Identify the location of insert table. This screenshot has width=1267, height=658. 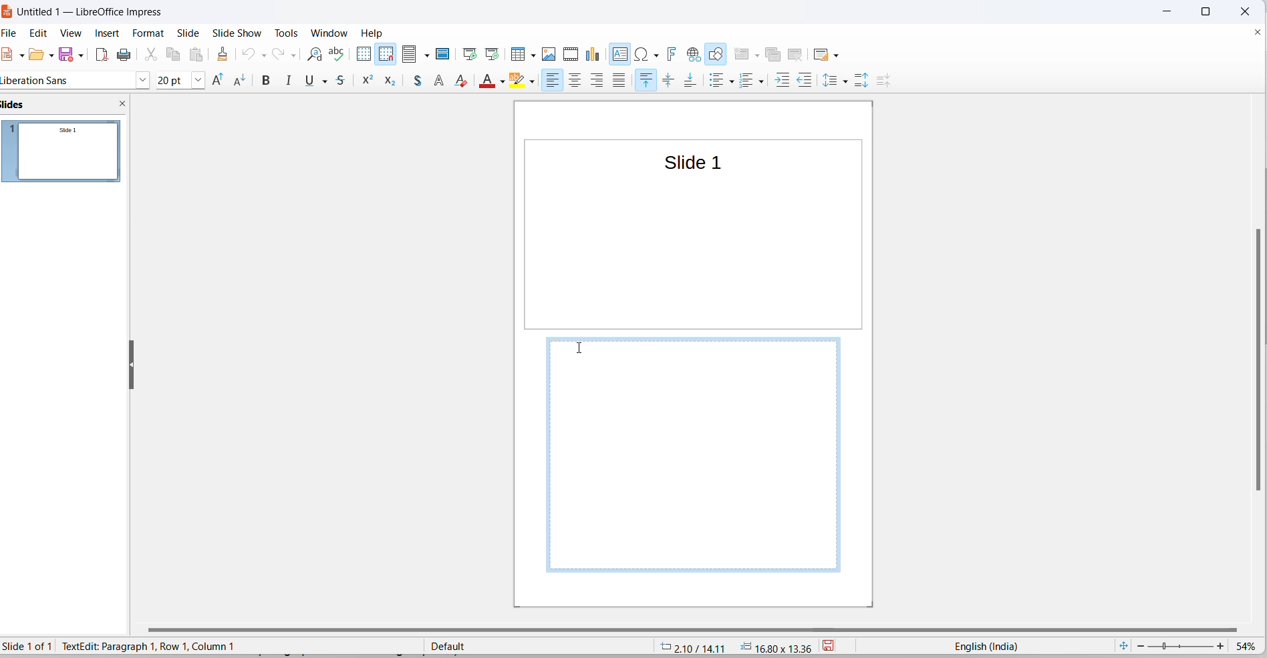
(517, 55).